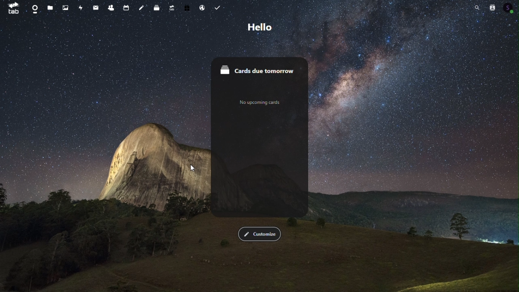  Describe the element at coordinates (141, 6) in the screenshot. I see `Notes` at that location.